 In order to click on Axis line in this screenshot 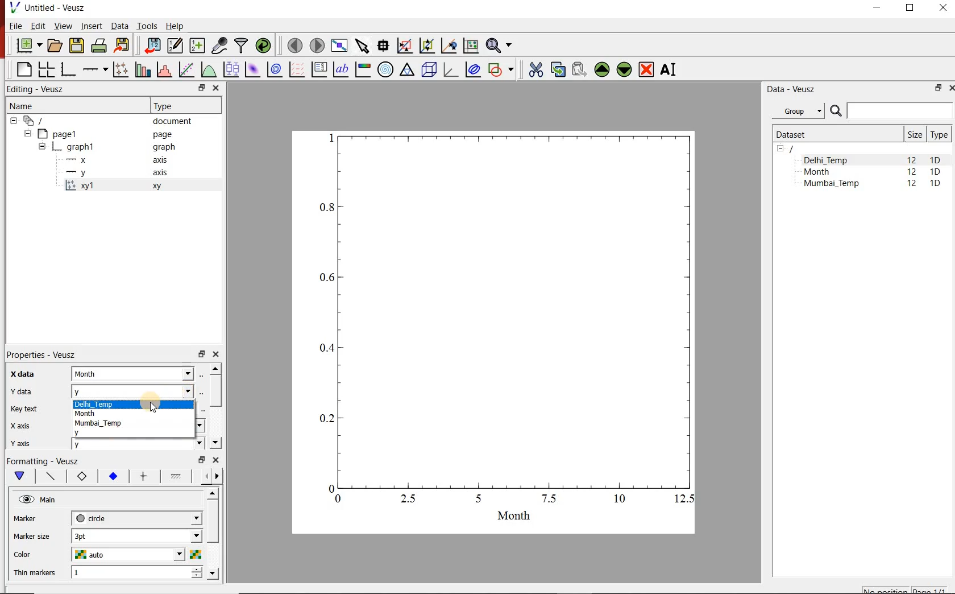, I will do `click(49, 476)`.